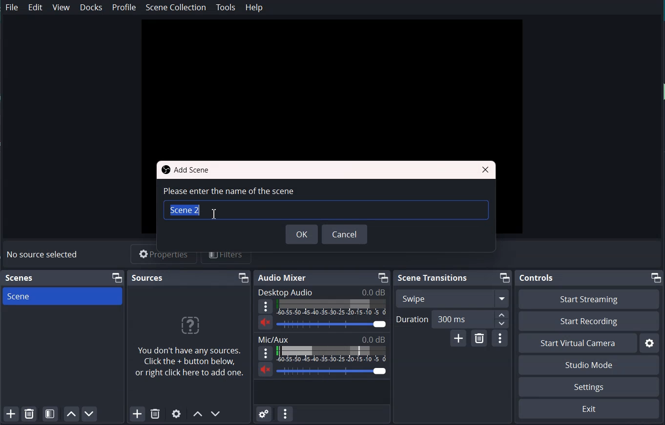 The width and height of the screenshot is (665, 425). I want to click on You don't have any sources.
Click the + button below,
or right click here to add one., so click(190, 365).